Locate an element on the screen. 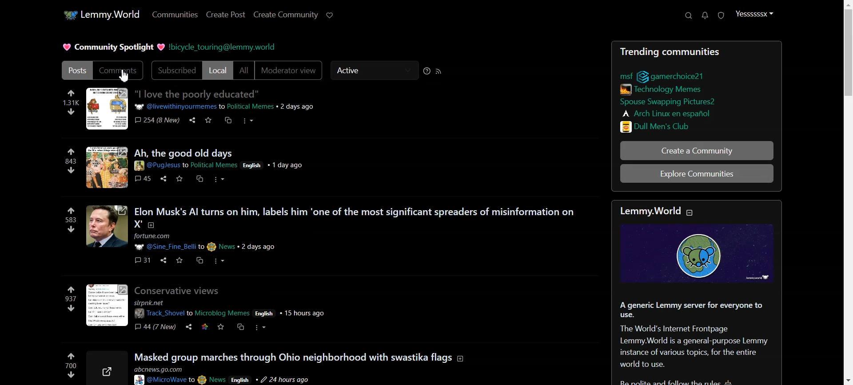 The height and width of the screenshot is (385, 853). share is located at coordinates (163, 177).